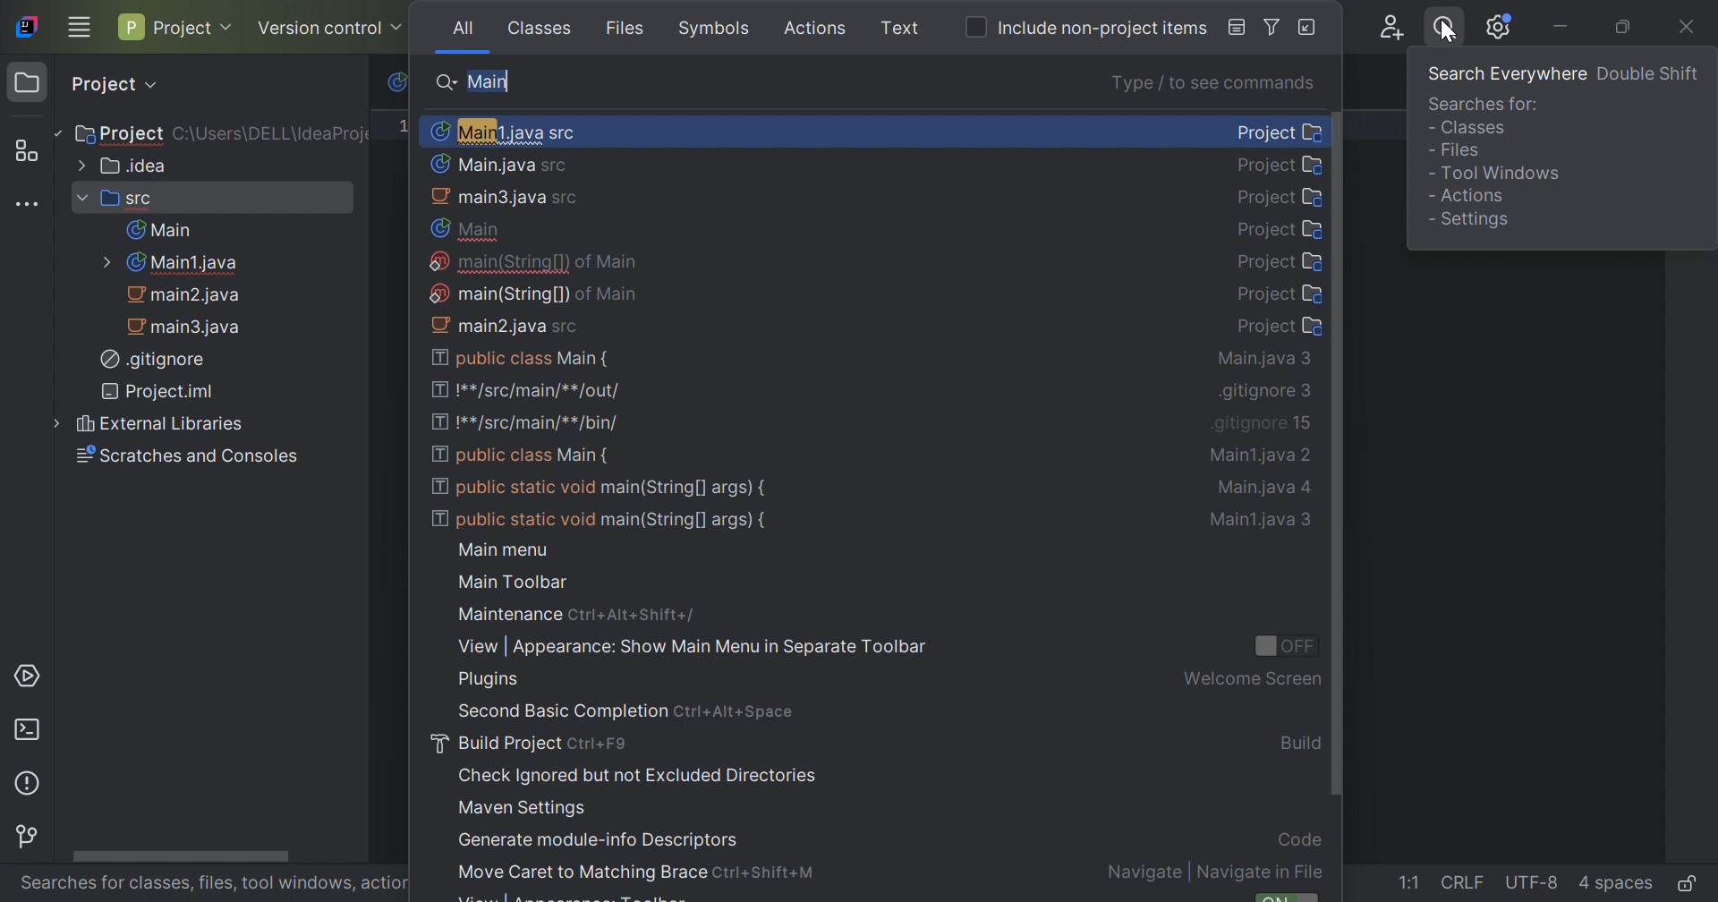 The width and height of the screenshot is (1718, 902). What do you see at coordinates (506, 326) in the screenshot?
I see `main2.java src` at bounding box center [506, 326].